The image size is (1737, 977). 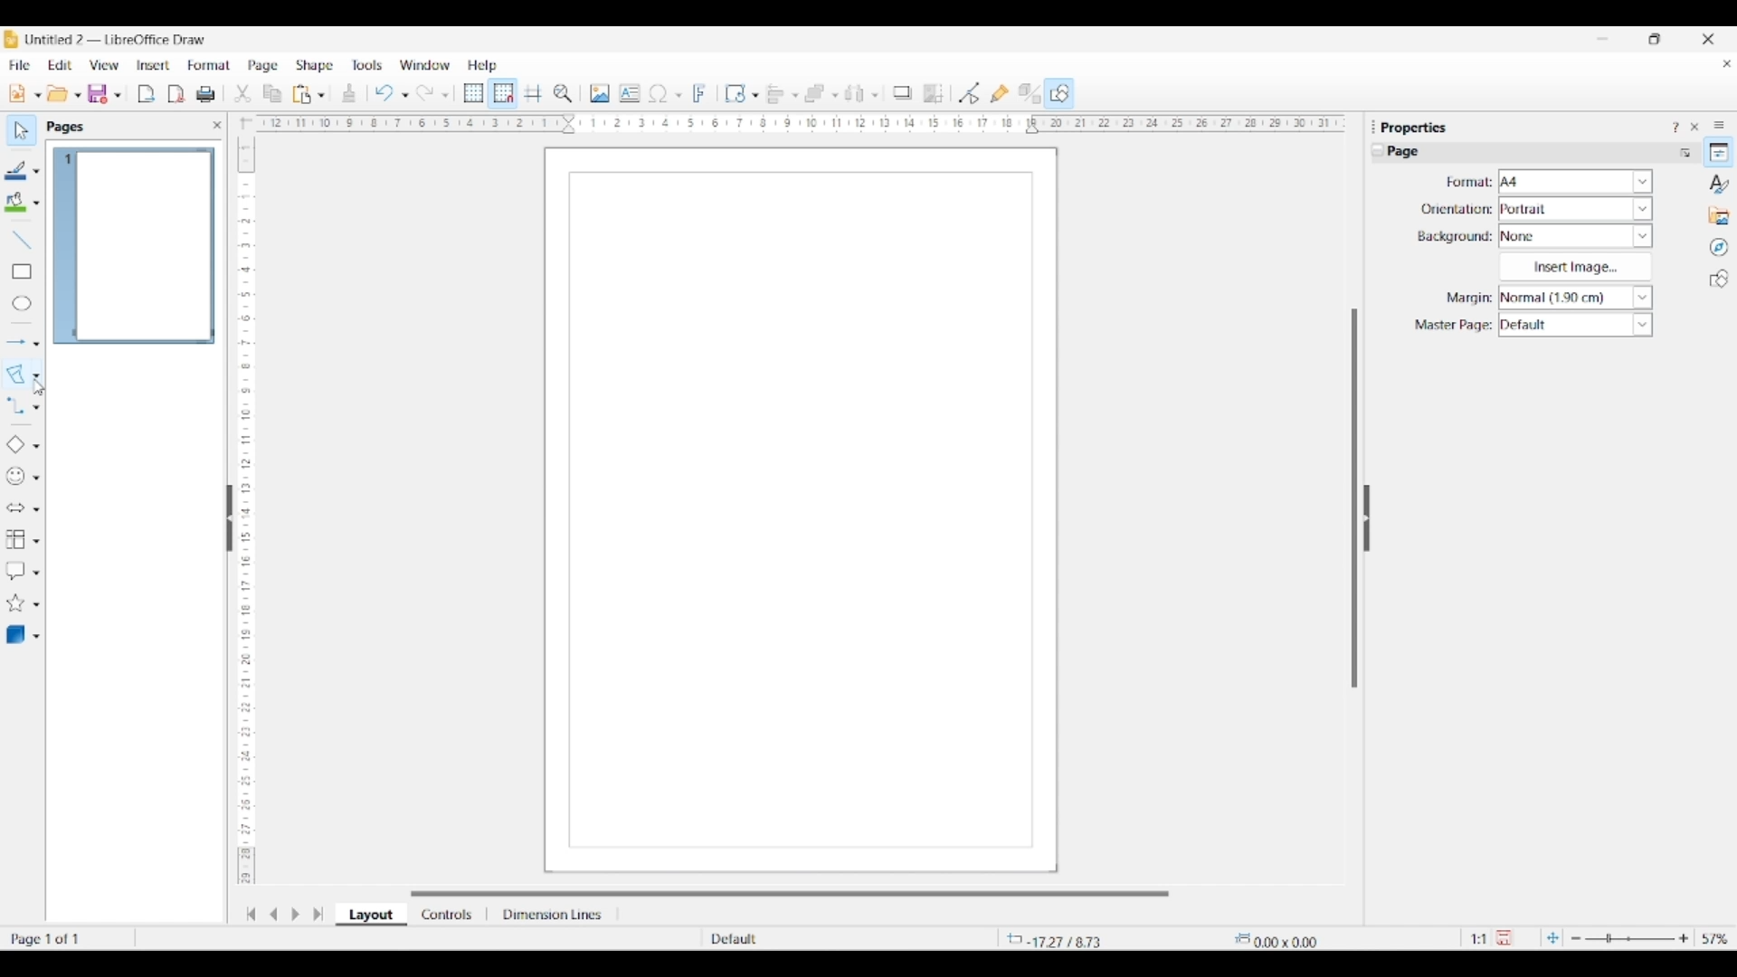 I want to click on Flowchart options, so click(x=36, y=541).